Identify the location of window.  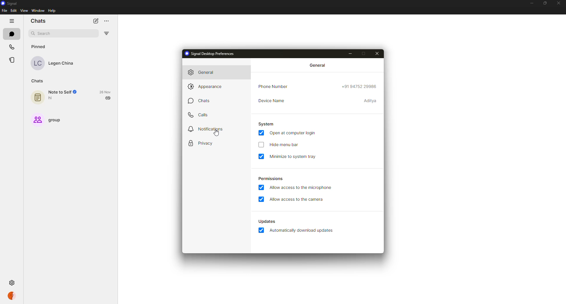
(38, 11).